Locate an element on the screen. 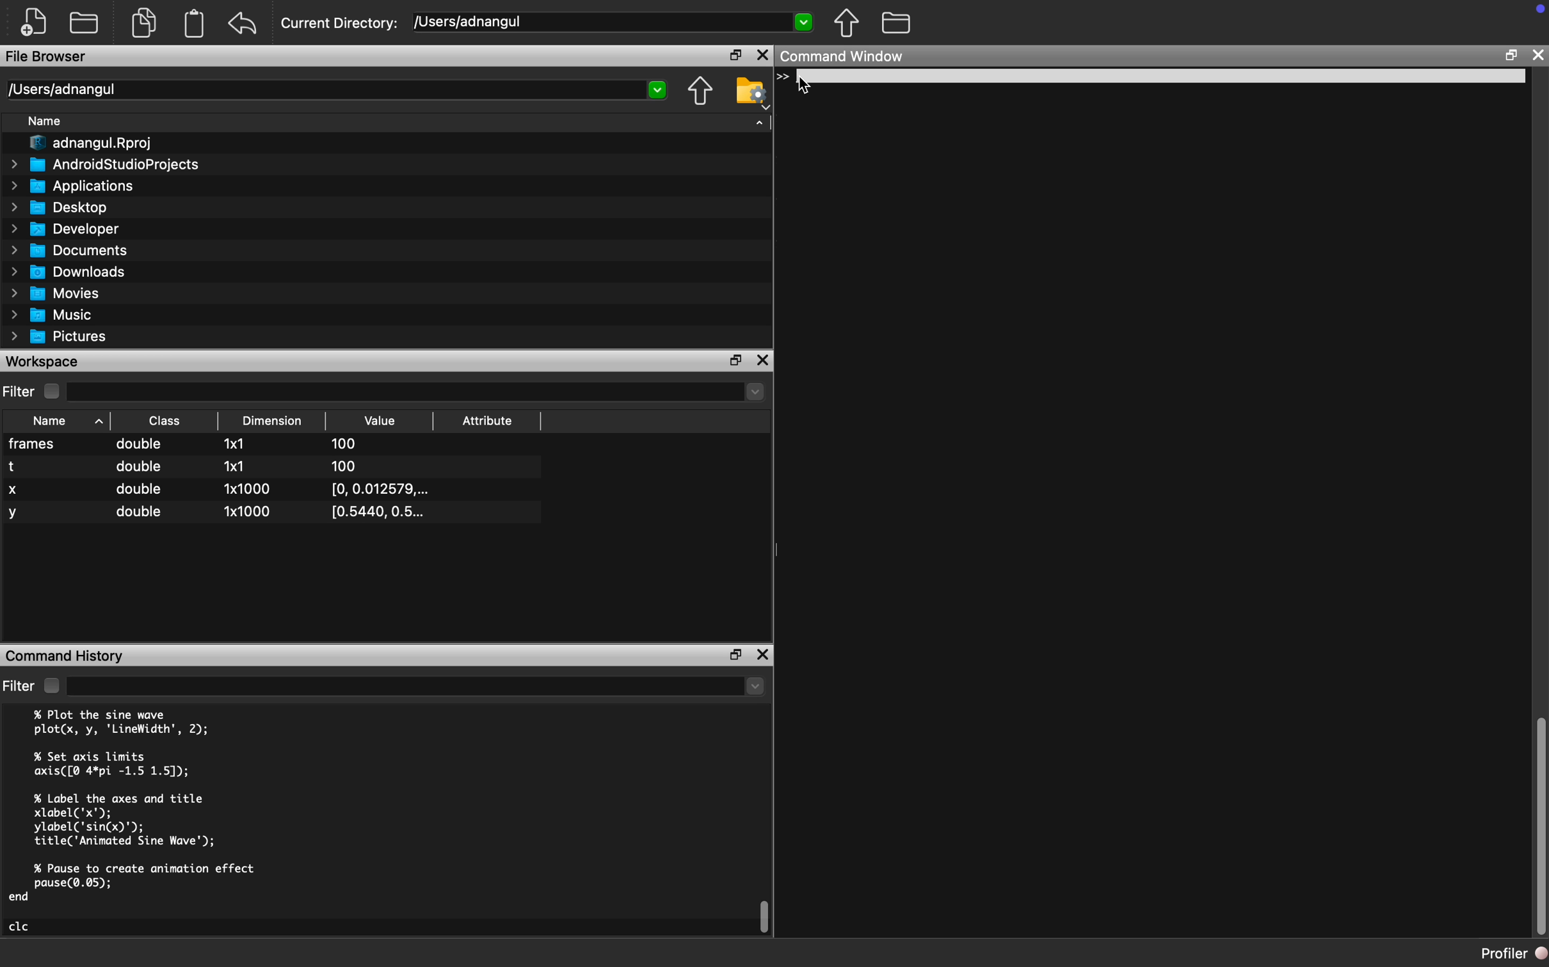  clc is located at coordinates (21, 927).